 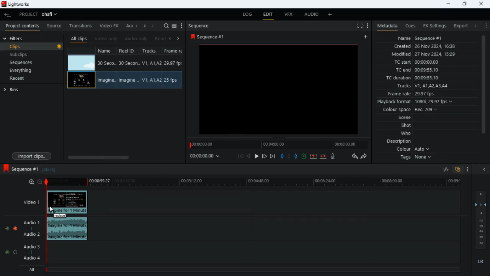 I want to click on playback format, so click(x=417, y=102).